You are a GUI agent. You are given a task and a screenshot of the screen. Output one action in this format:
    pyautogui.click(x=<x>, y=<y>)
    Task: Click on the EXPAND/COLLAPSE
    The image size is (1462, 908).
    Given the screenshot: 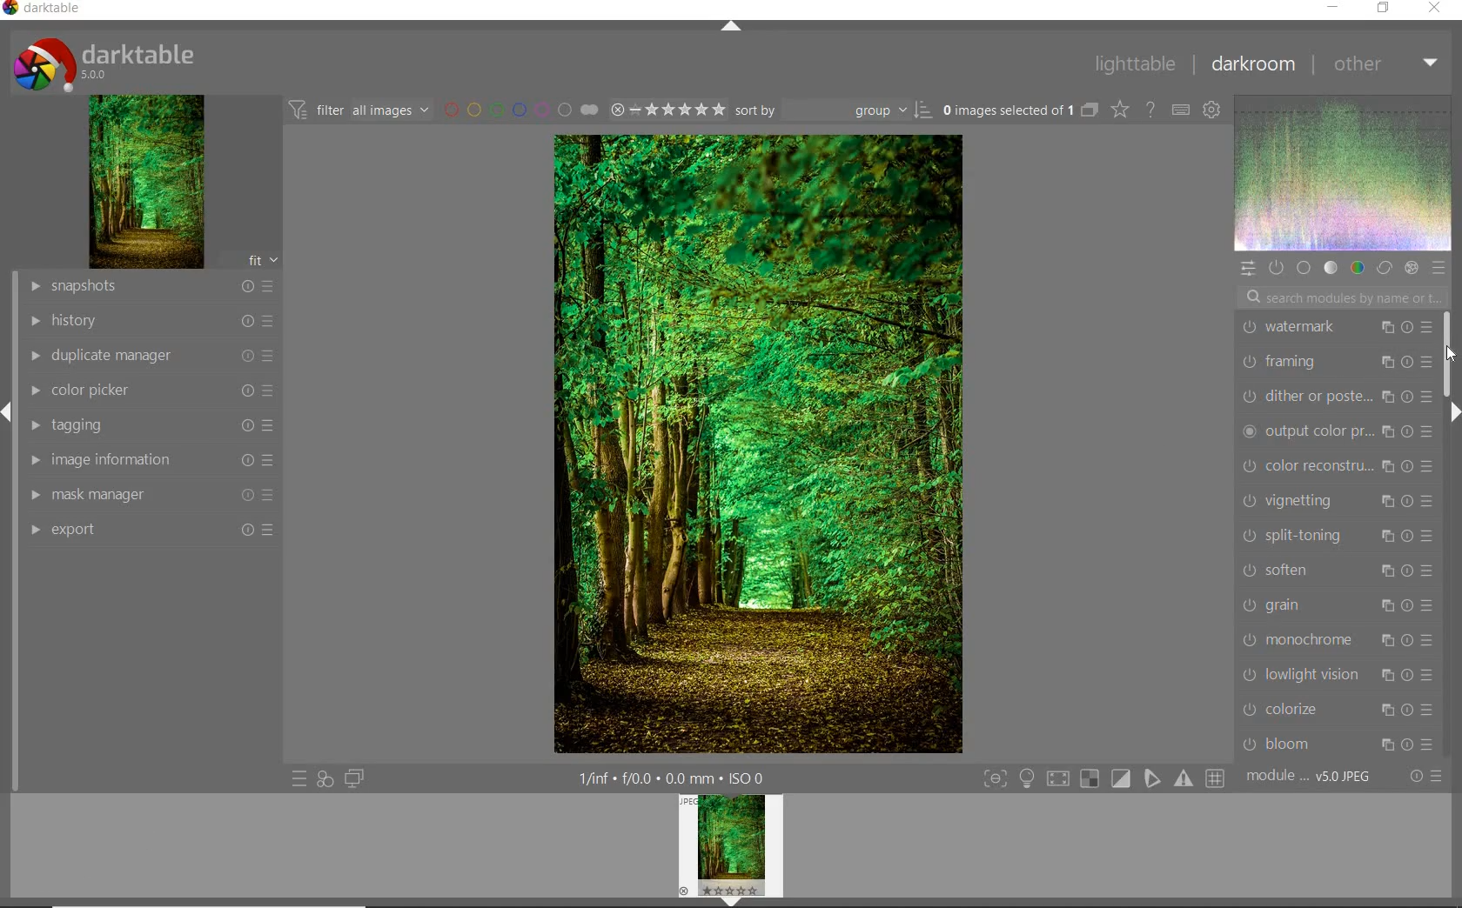 What is the action you would take?
    pyautogui.click(x=729, y=25)
    